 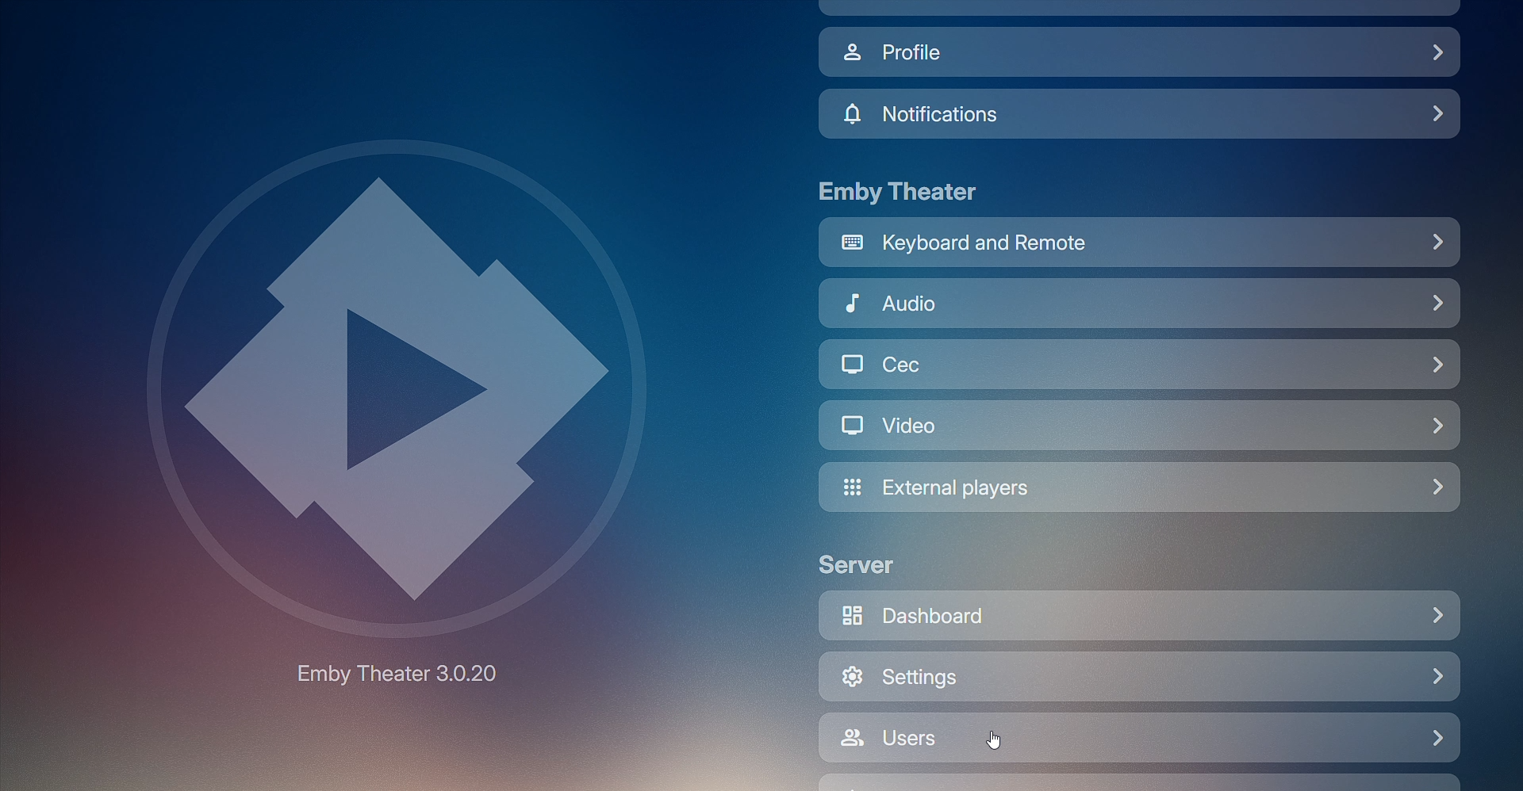 I want to click on Emby Theater 3.0.20, so click(x=406, y=672).